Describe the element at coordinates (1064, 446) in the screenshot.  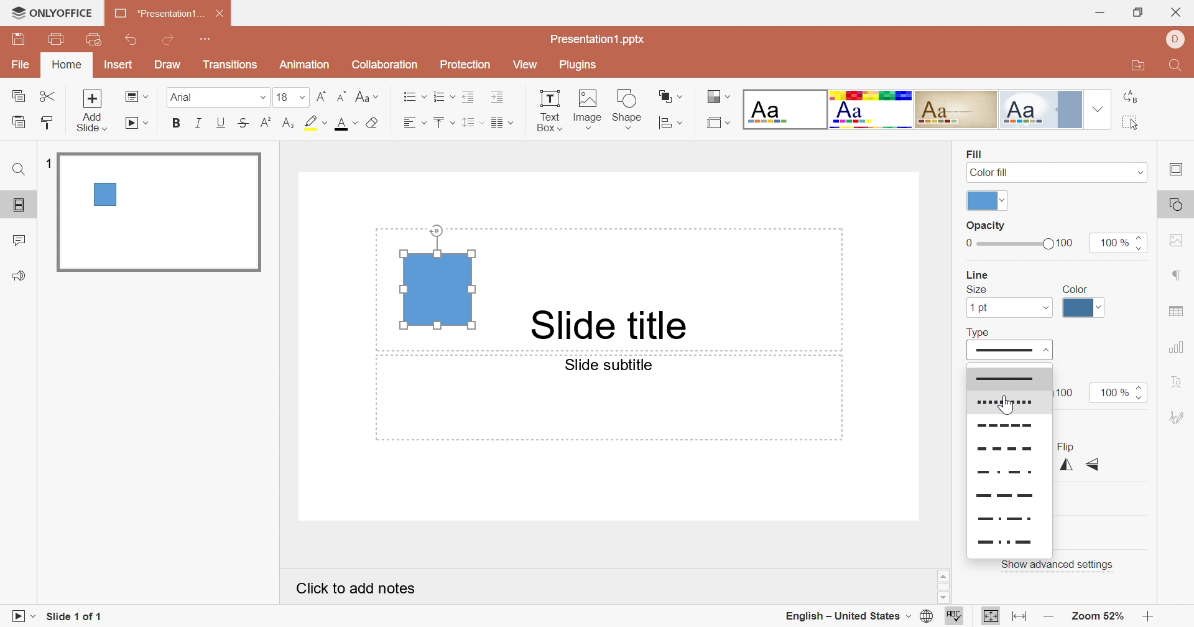
I see `Flip` at that location.